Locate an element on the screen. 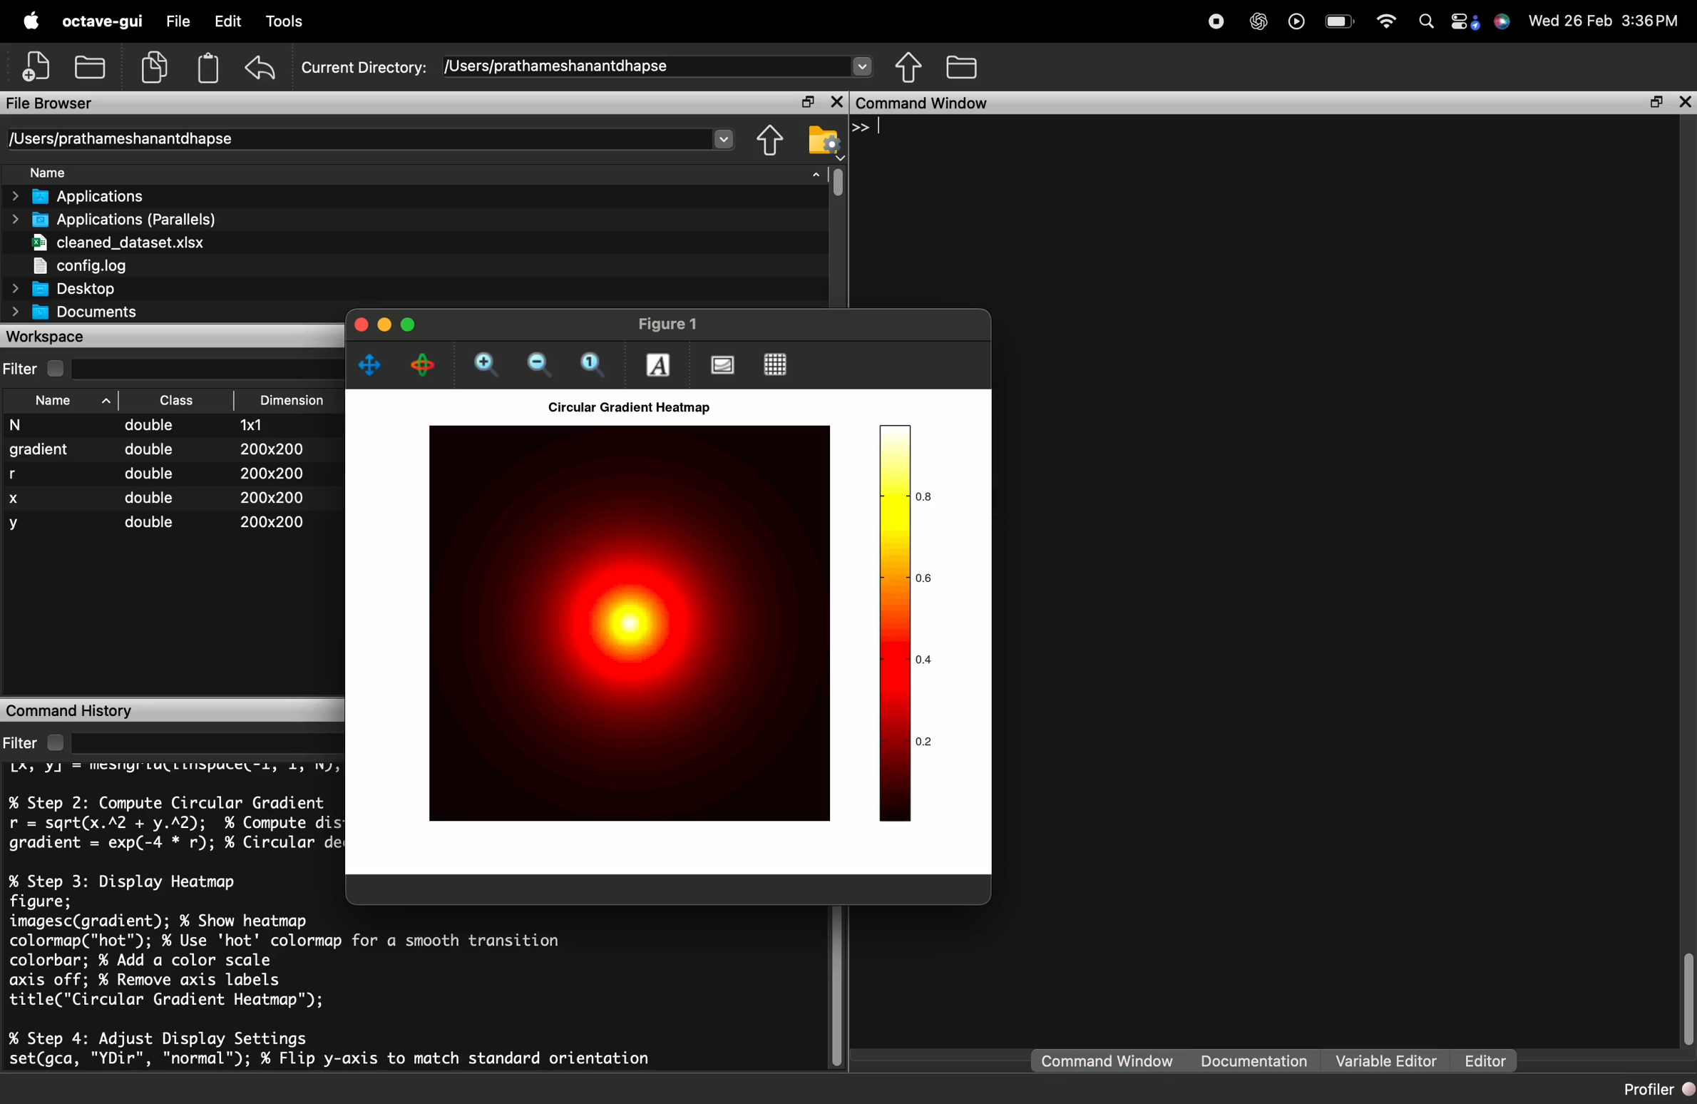 This screenshot has width=1697, height=1104. gradient is located at coordinates (37, 450).